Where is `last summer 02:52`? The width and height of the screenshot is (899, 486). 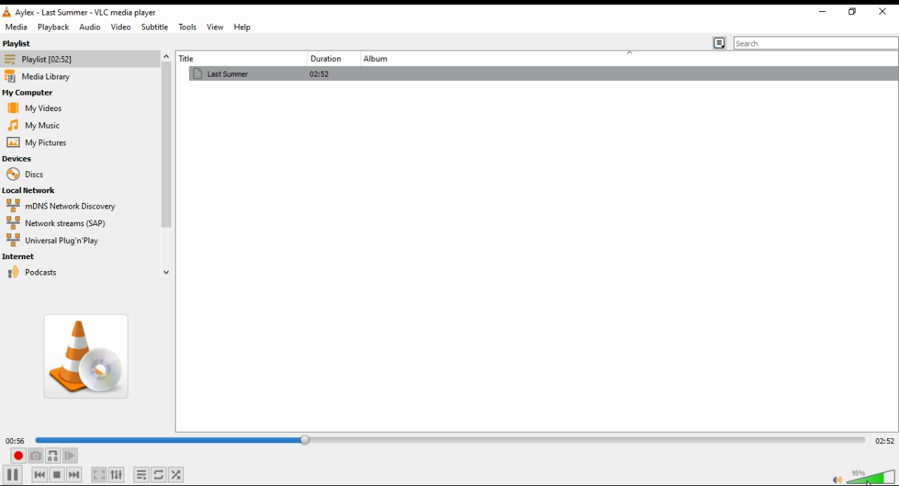 last summer 02:52 is located at coordinates (321, 75).